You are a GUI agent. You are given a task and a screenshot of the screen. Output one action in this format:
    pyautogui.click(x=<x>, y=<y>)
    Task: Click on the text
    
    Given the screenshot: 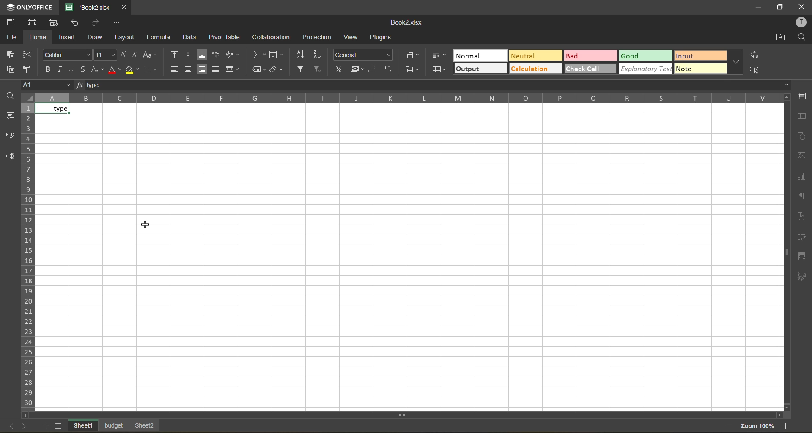 What is the action you would take?
    pyautogui.click(x=803, y=216)
    